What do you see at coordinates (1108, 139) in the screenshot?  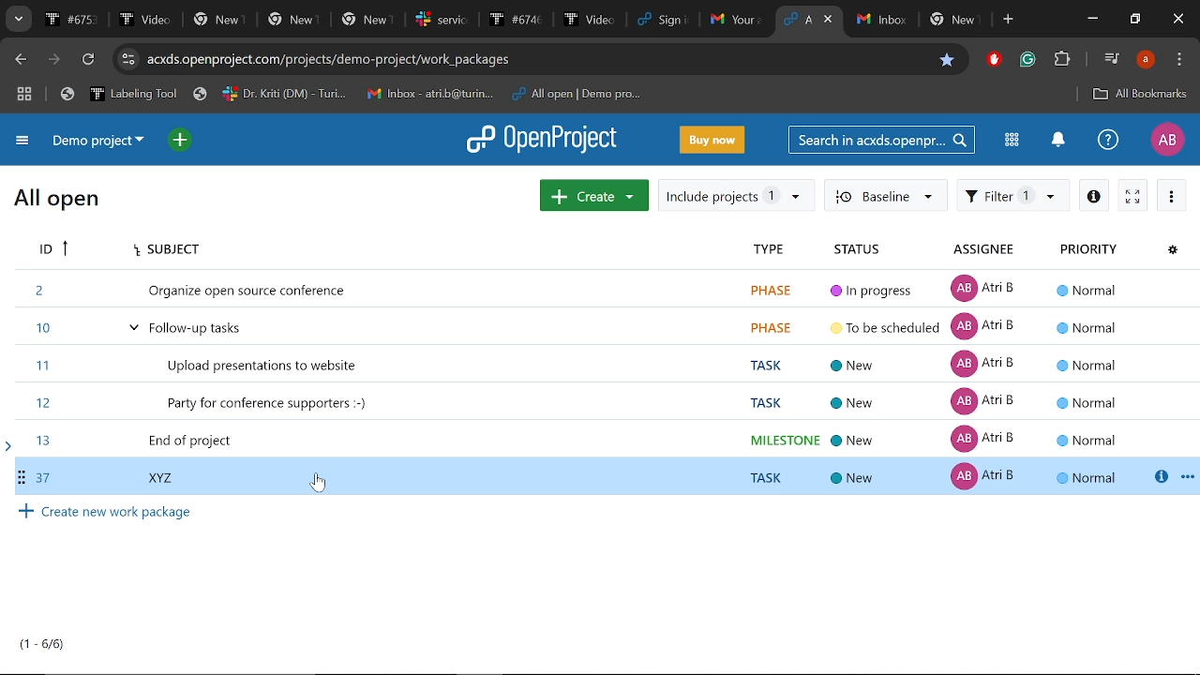 I see `Help` at bounding box center [1108, 139].